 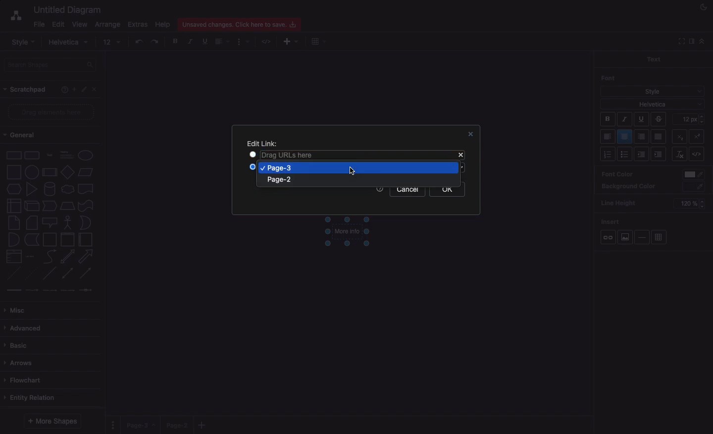 What do you see at coordinates (67, 223) in the screenshot?
I see `actor` at bounding box center [67, 223].